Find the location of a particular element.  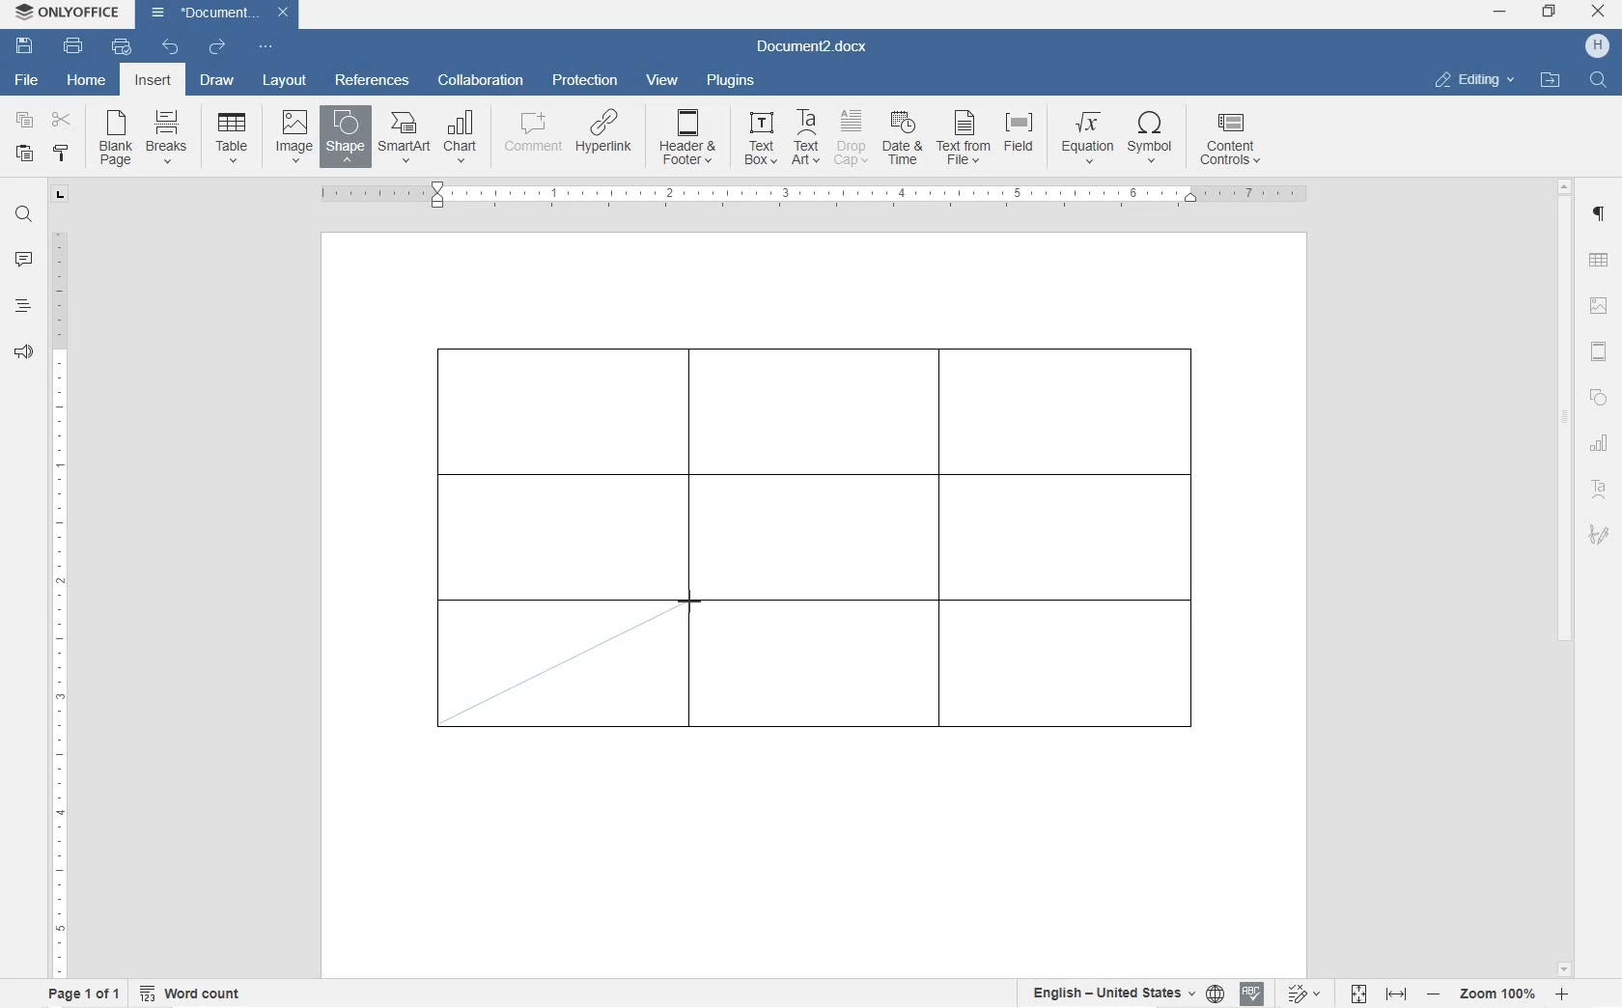

blank page is located at coordinates (113, 140).